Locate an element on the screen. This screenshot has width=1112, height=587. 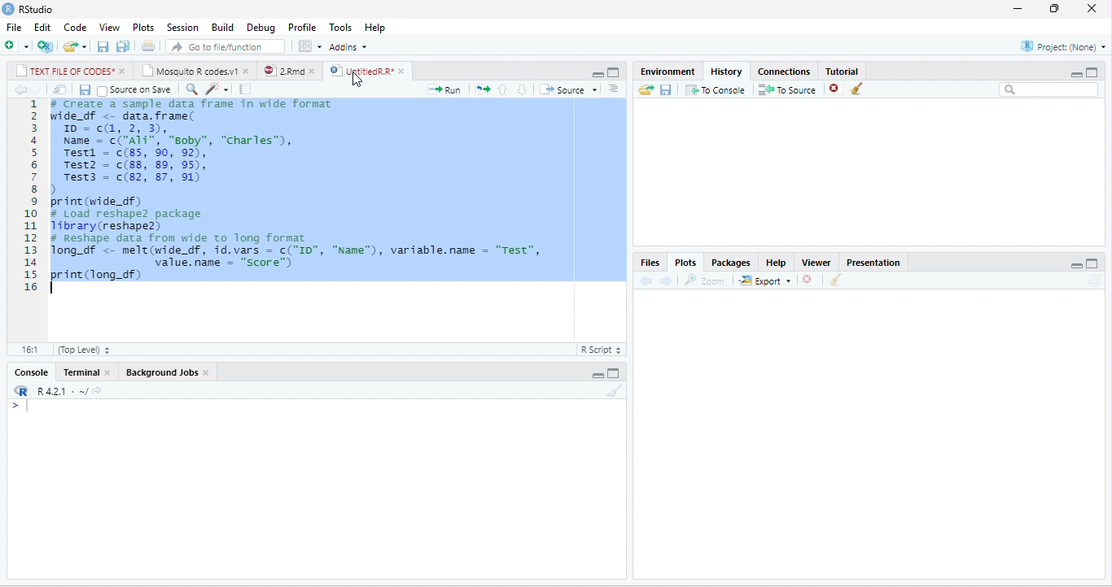
back is located at coordinates (646, 281).